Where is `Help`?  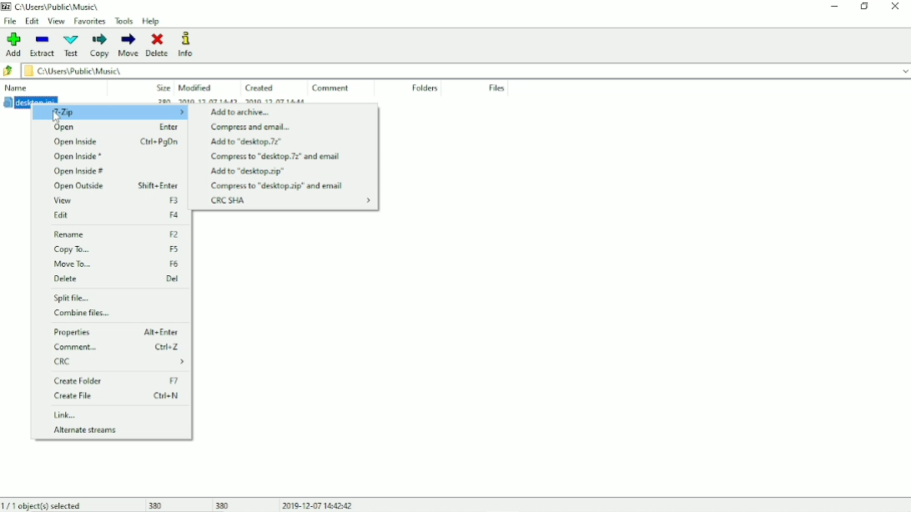 Help is located at coordinates (153, 22).